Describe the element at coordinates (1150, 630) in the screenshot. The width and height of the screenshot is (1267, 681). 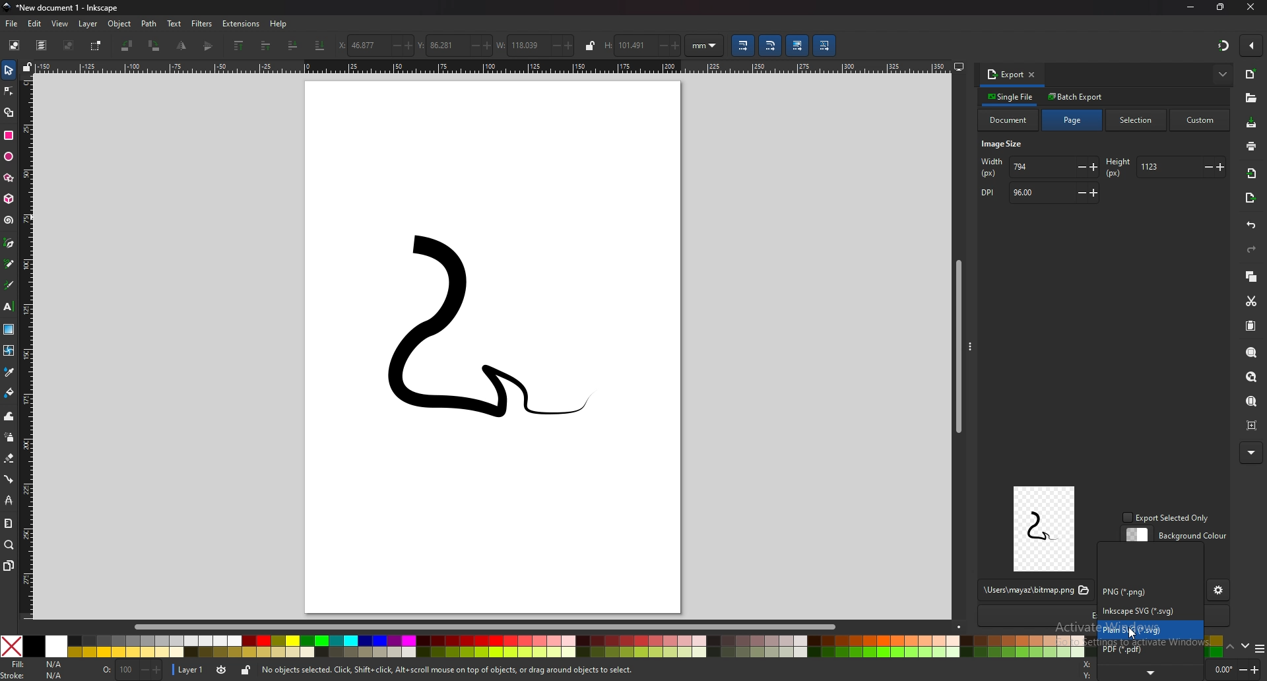
I see `plain svg` at that location.